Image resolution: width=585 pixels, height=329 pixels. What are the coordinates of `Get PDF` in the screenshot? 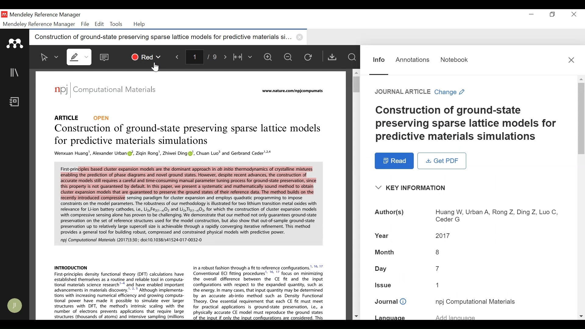 It's located at (442, 161).